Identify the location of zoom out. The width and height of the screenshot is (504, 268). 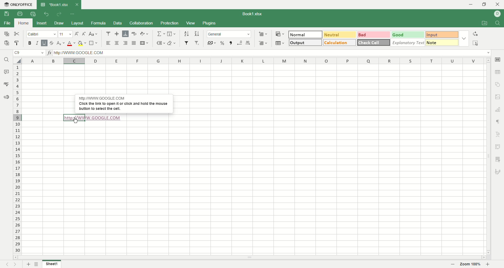
(489, 265).